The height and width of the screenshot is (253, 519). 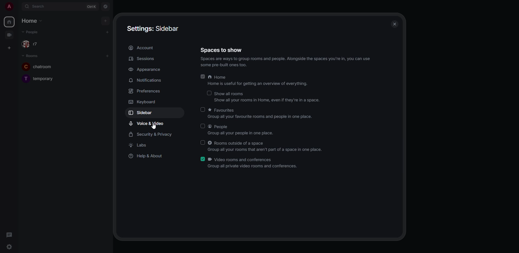 What do you see at coordinates (104, 6) in the screenshot?
I see `navigator` at bounding box center [104, 6].